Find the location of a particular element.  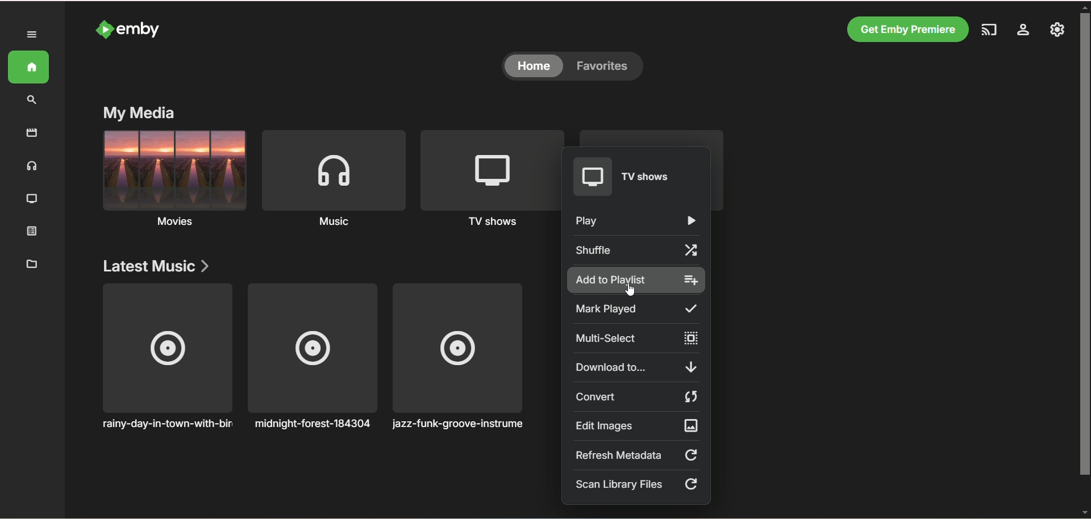

home is located at coordinates (30, 68).